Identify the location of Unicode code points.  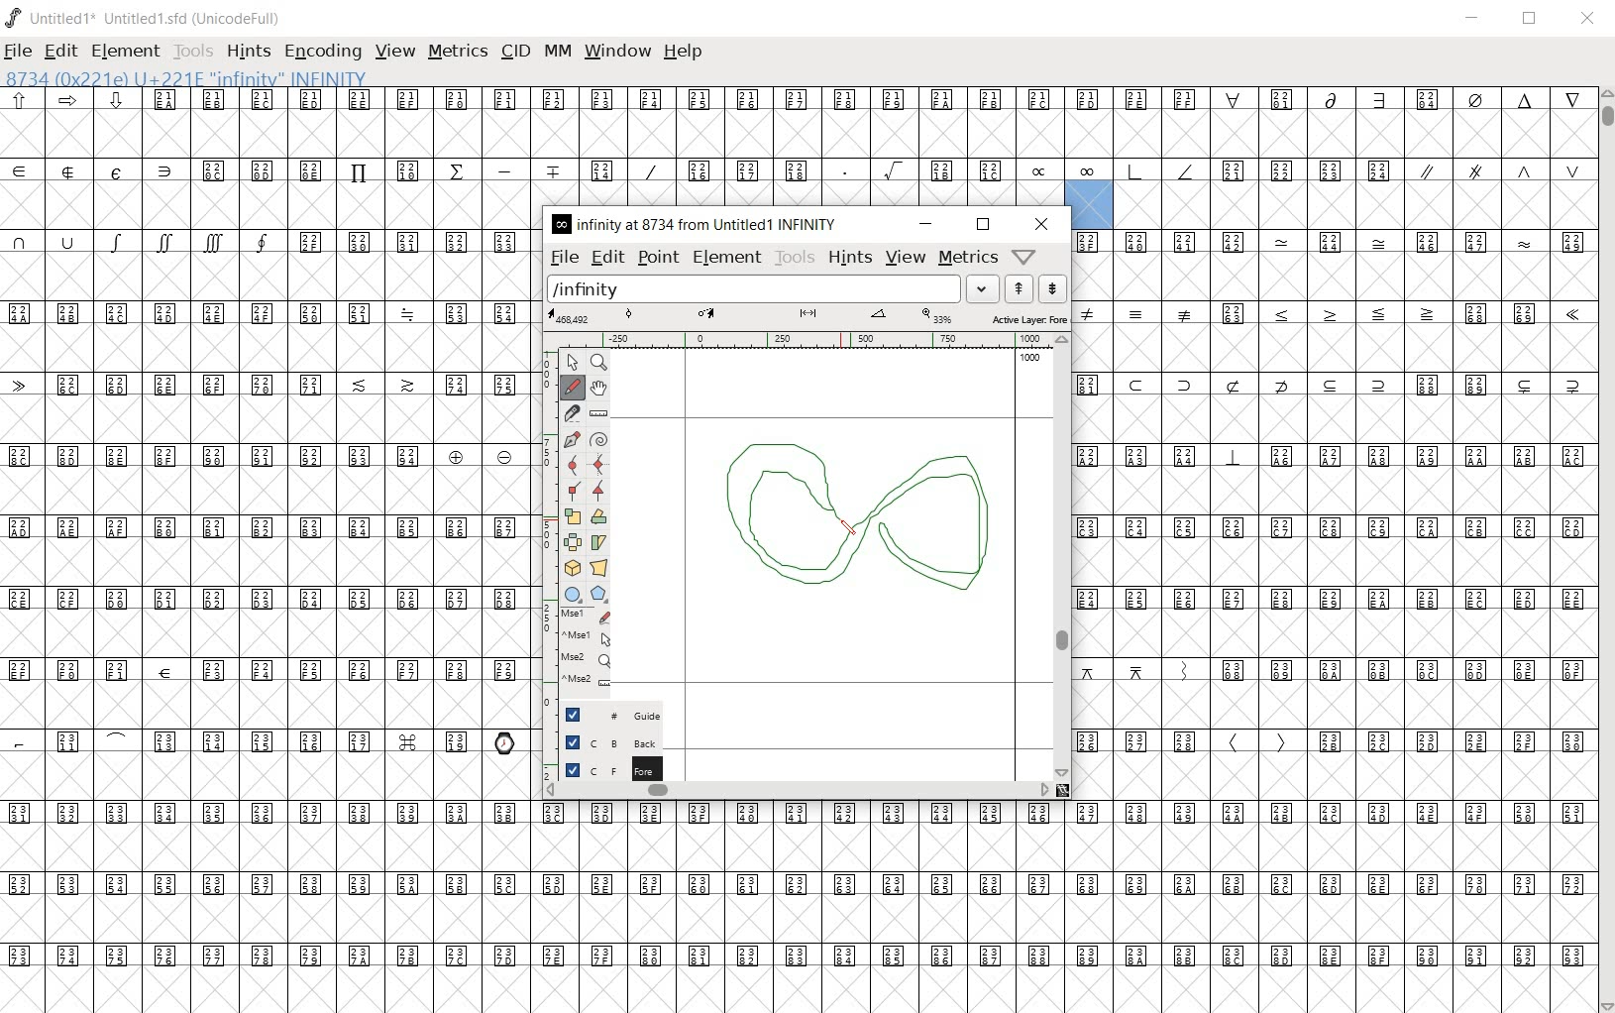
(264, 385).